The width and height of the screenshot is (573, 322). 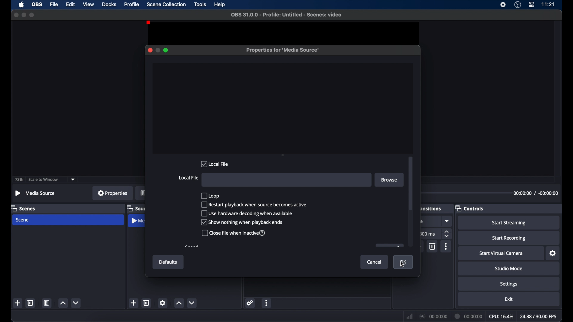 What do you see at coordinates (47, 303) in the screenshot?
I see `scene filters` at bounding box center [47, 303].